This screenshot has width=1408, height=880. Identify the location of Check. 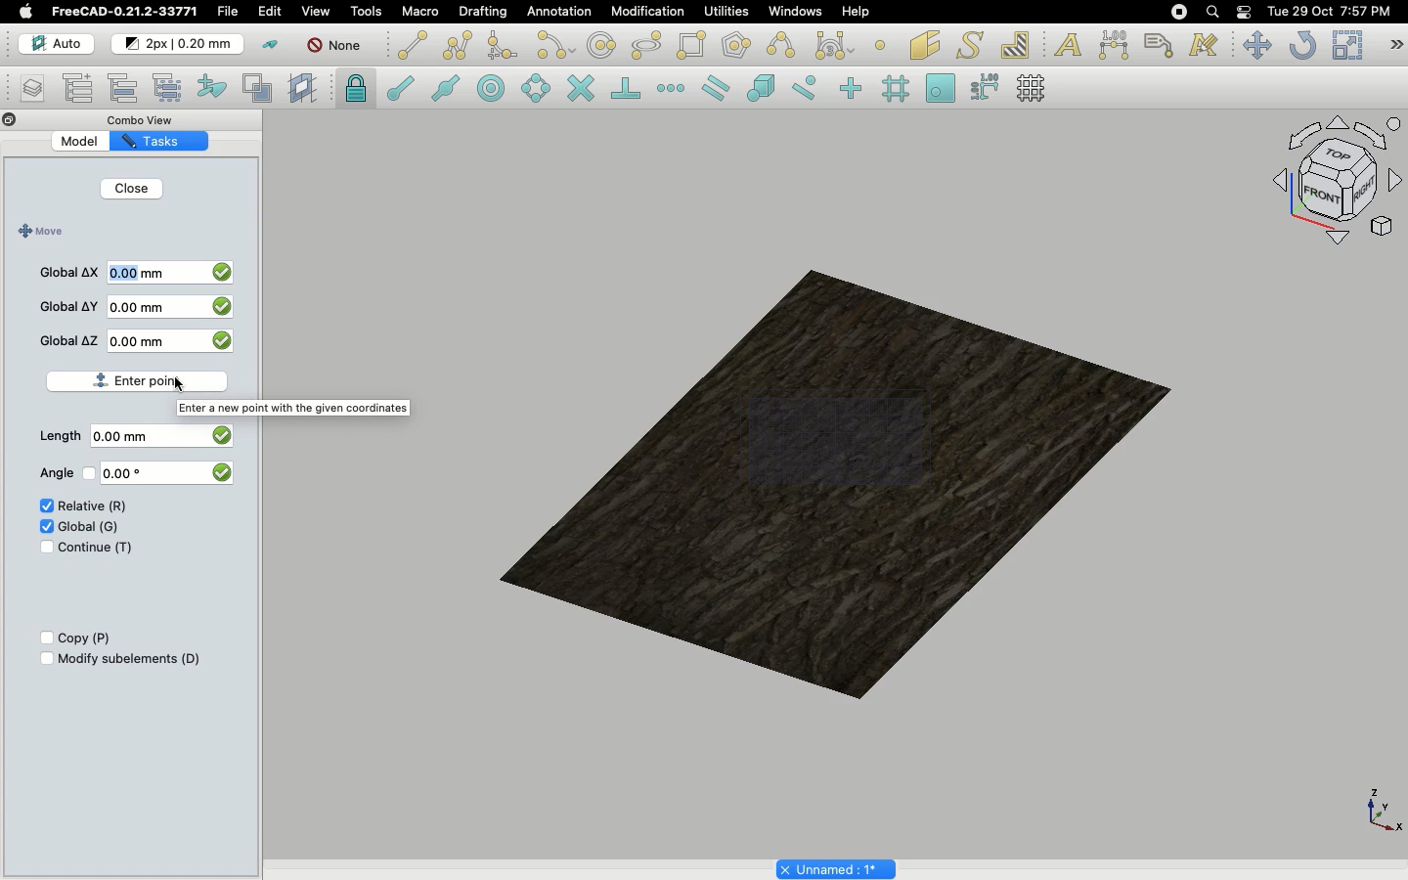
(40, 550).